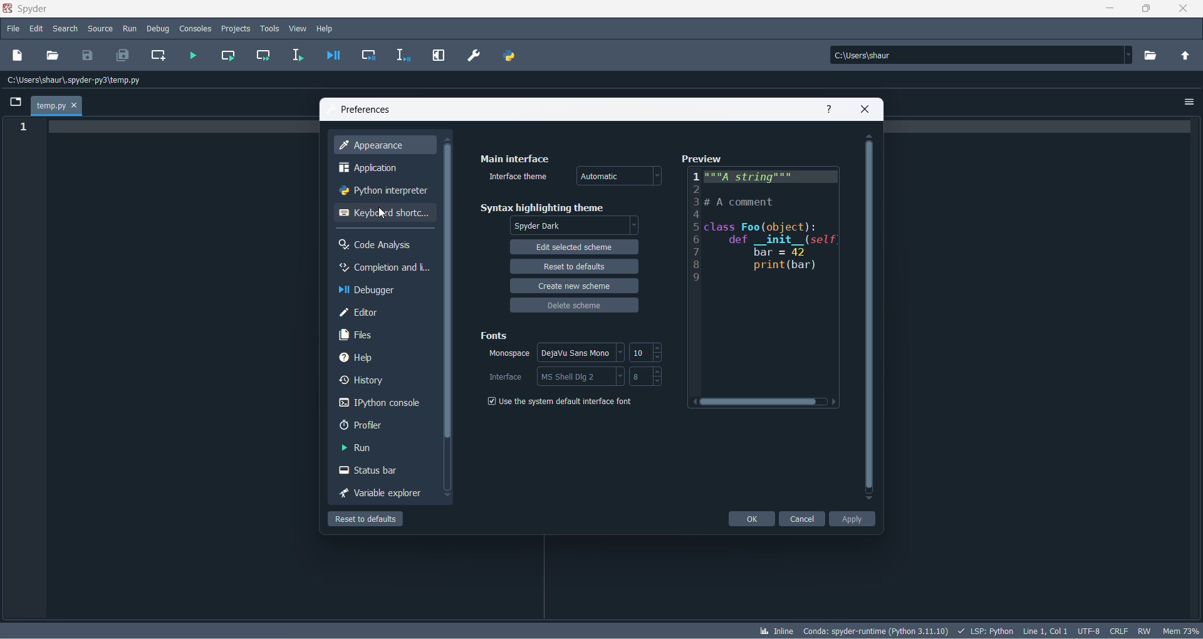  What do you see at coordinates (1118, 630) in the screenshot?
I see `file EOL status` at bounding box center [1118, 630].